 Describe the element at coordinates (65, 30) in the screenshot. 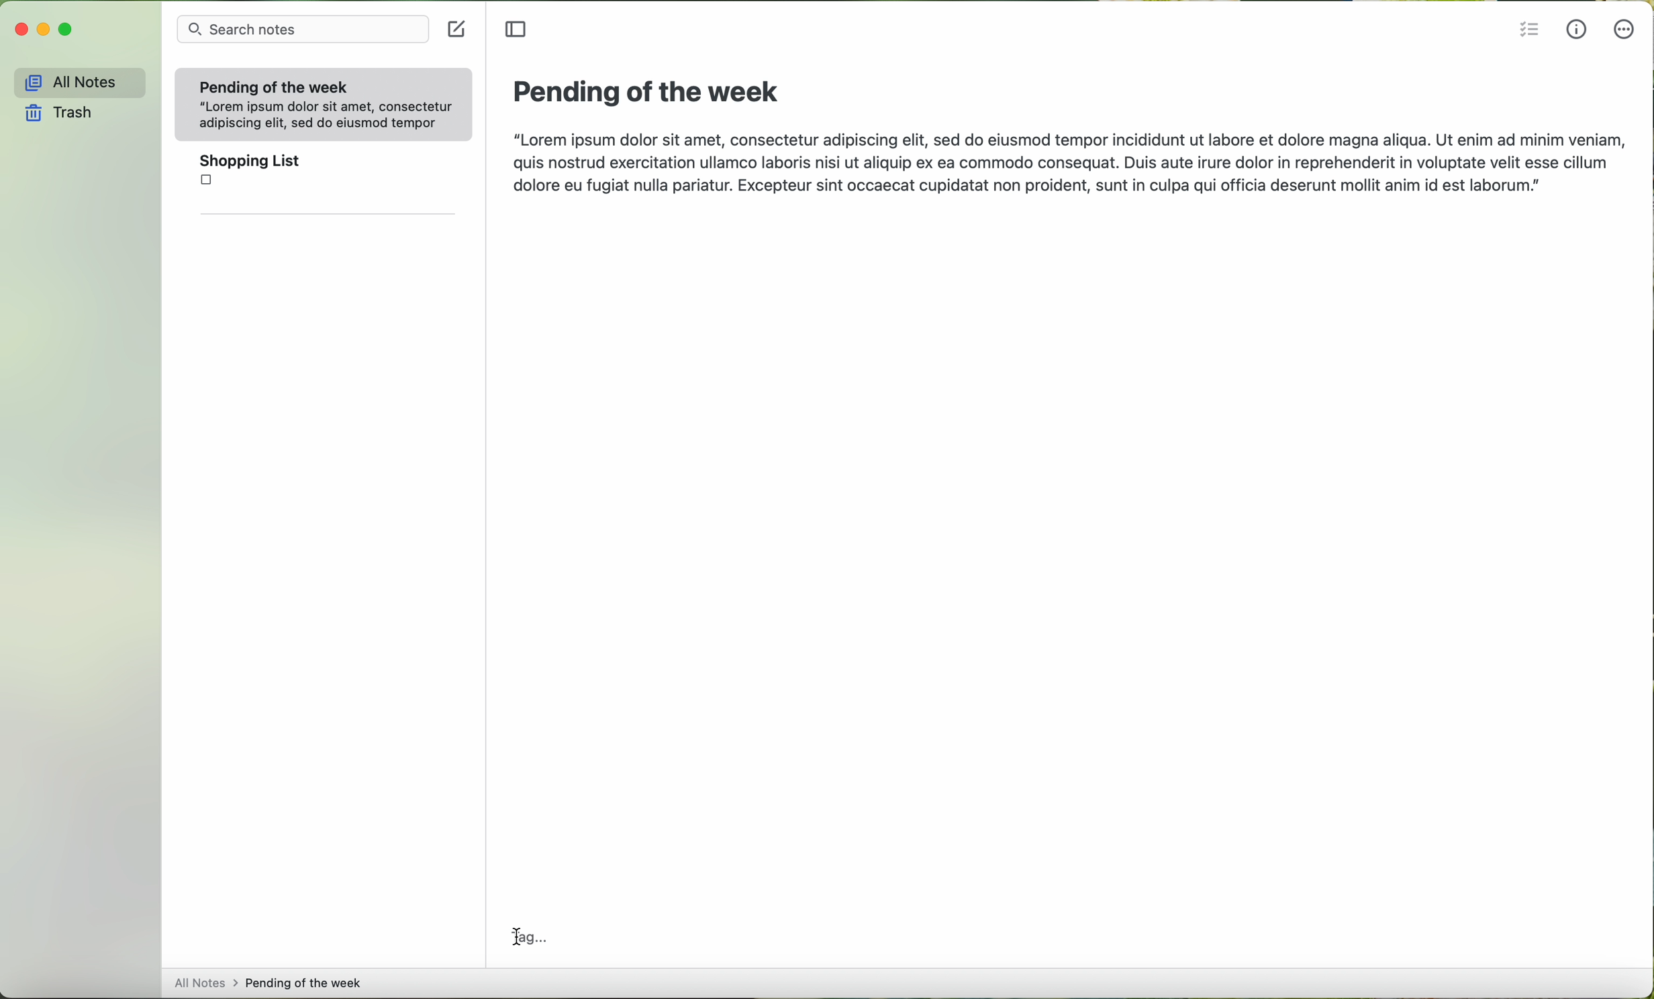

I see `maximize program` at that location.